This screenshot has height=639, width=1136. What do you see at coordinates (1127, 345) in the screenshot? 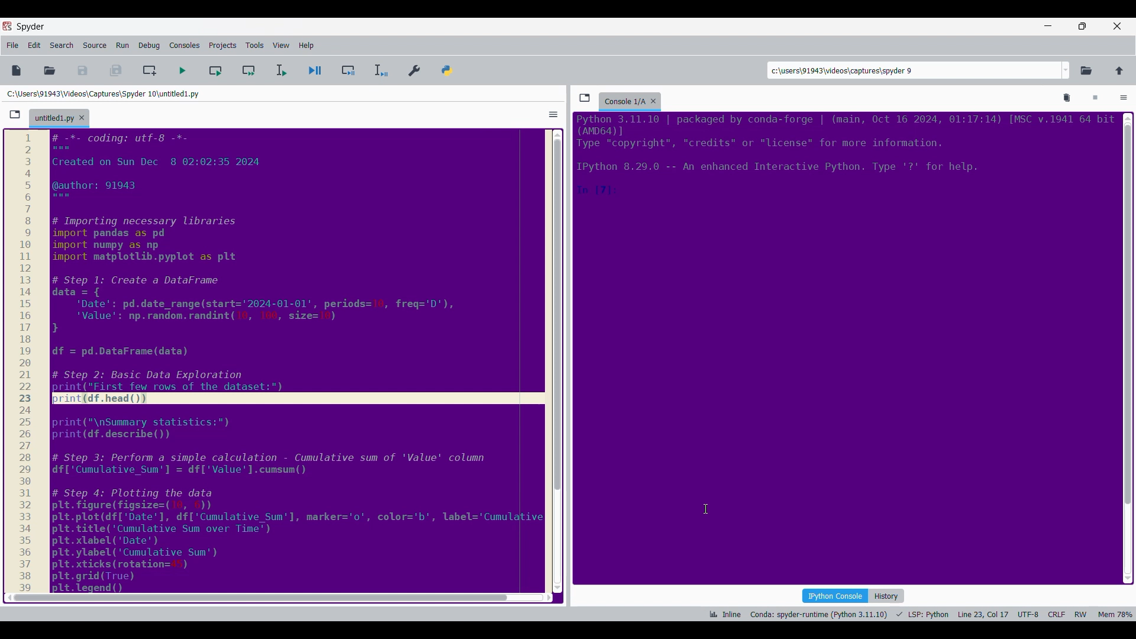
I see `scroll bar` at bounding box center [1127, 345].